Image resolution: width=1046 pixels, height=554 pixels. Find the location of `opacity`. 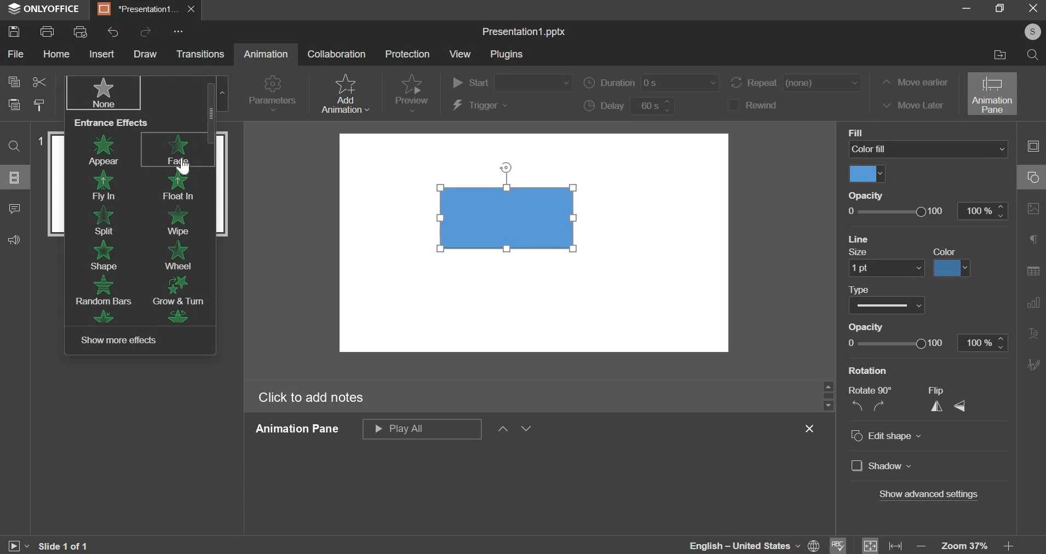

opacity is located at coordinates (926, 343).